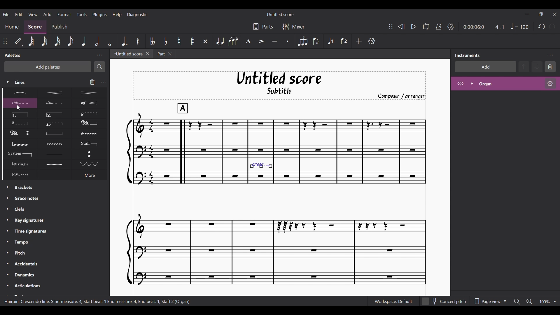  Describe the element at coordinates (484, 27) in the screenshot. I see `Current duration and ratio of score` at that location.